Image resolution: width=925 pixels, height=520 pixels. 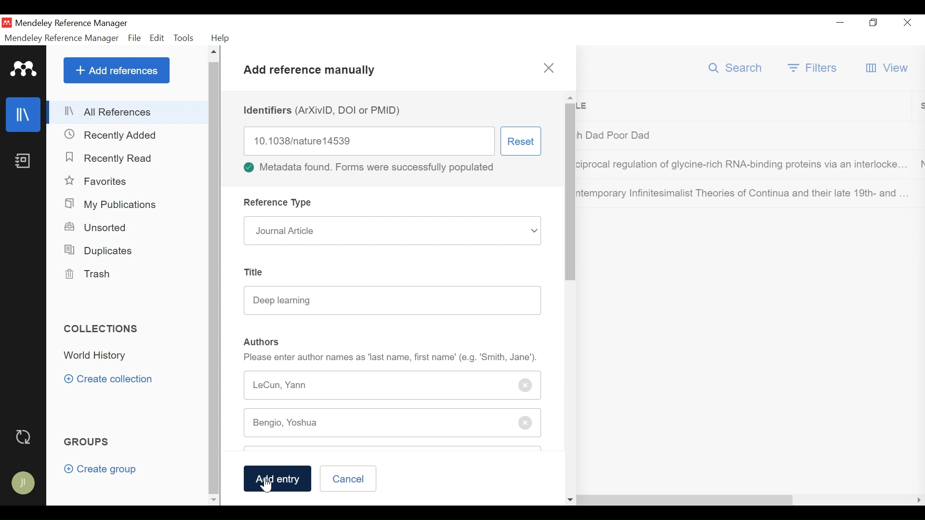 I want to click on Recently Closed, so click(x=112, y=159).